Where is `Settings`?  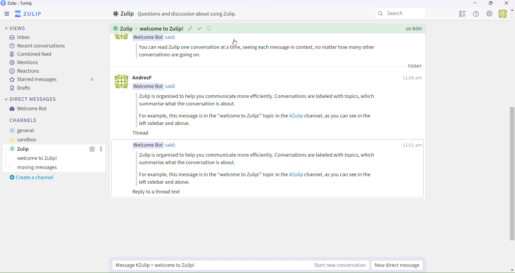 Settings is located at coordinates (490, 14).